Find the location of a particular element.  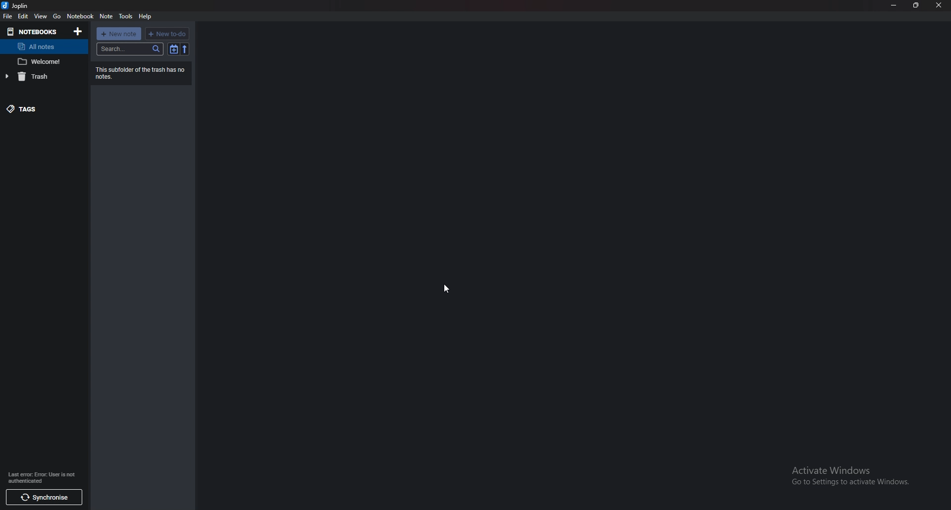

Add notebooks is located at coordinates (78, 32).